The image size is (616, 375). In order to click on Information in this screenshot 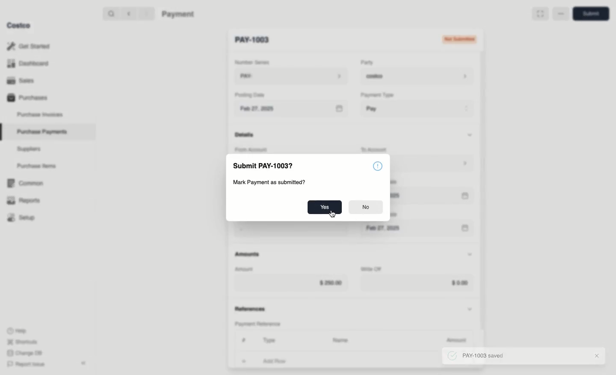, I will do `click(379, 166)`.